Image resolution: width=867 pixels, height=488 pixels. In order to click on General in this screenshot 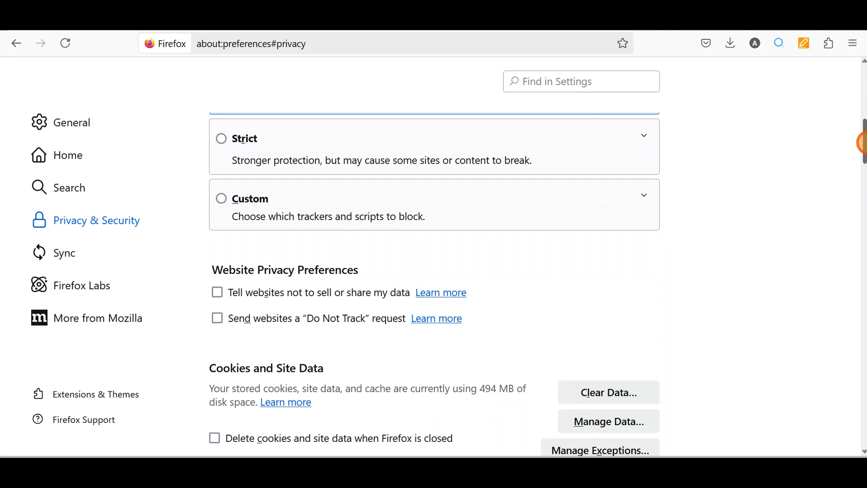, I will do `click(73, 121)`.